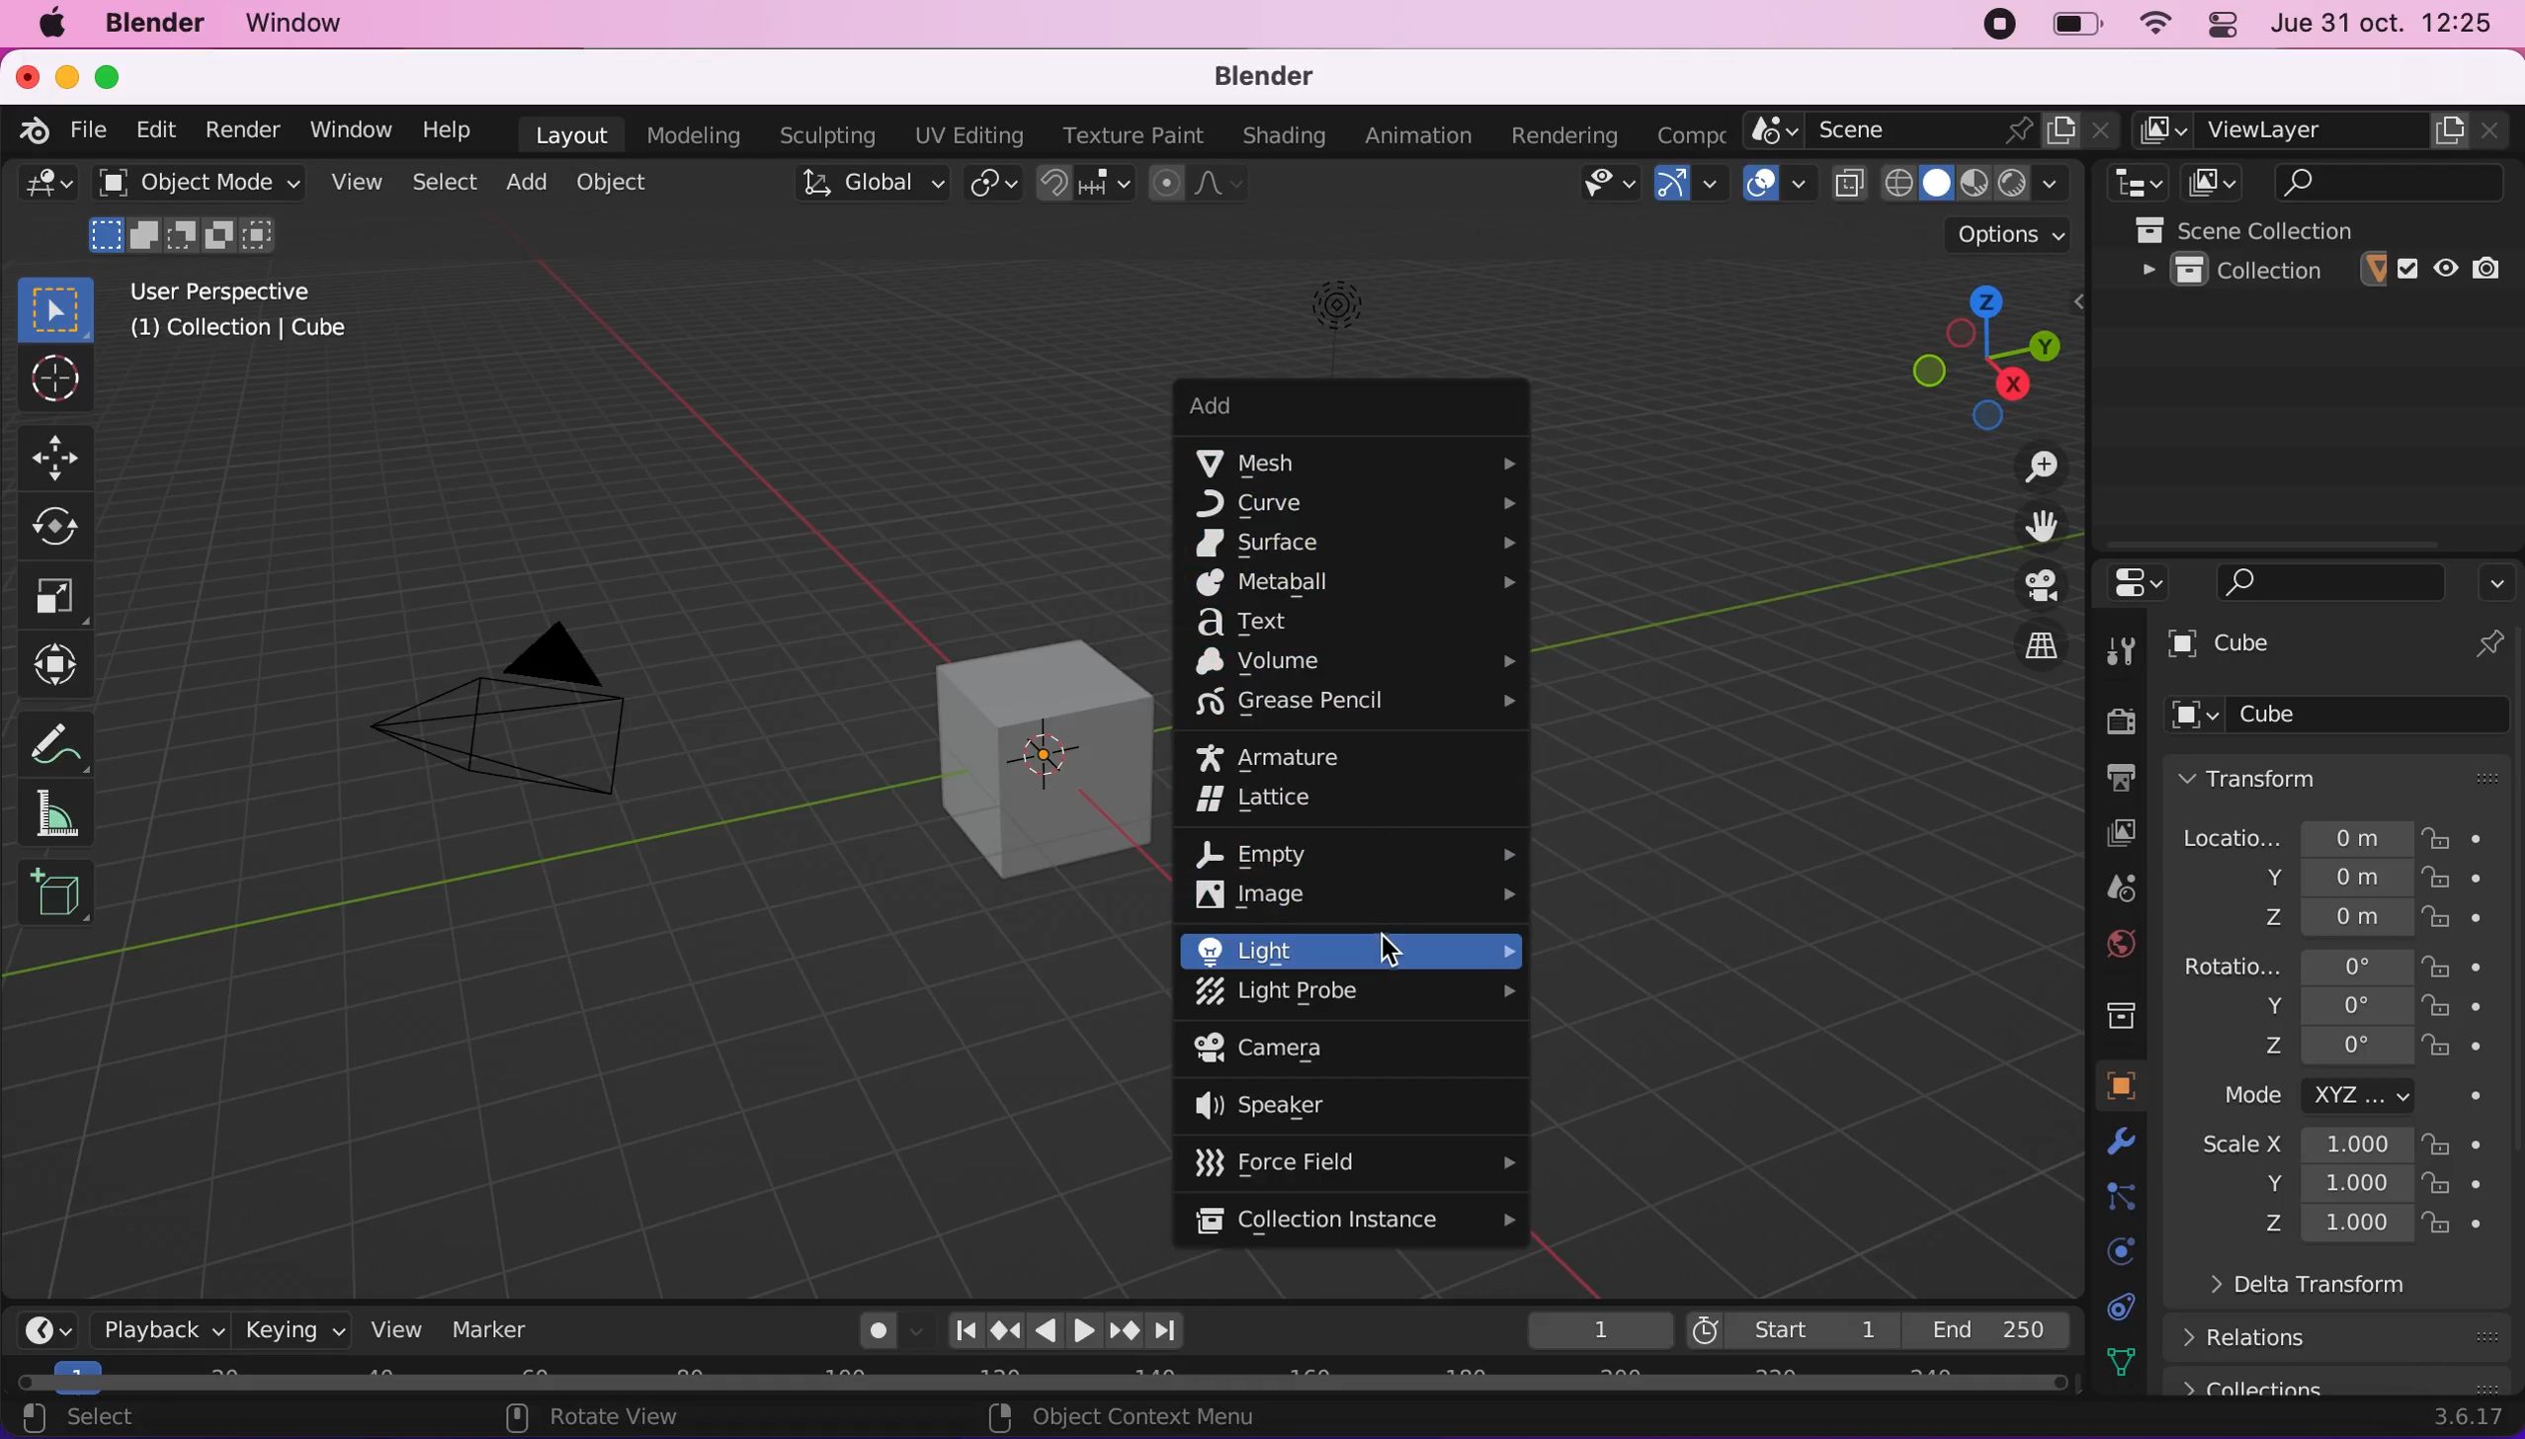  What do you see at coordinates (116, 1420) in the screenshot?
I see `select` at bounding box center [116, 1420].